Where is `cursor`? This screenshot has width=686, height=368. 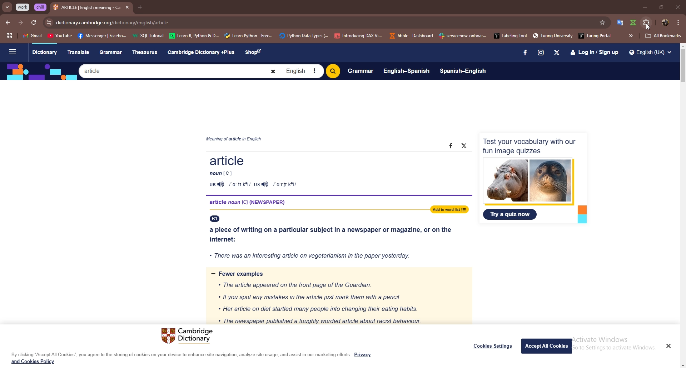 cursor is located at coordinates (648, 26).